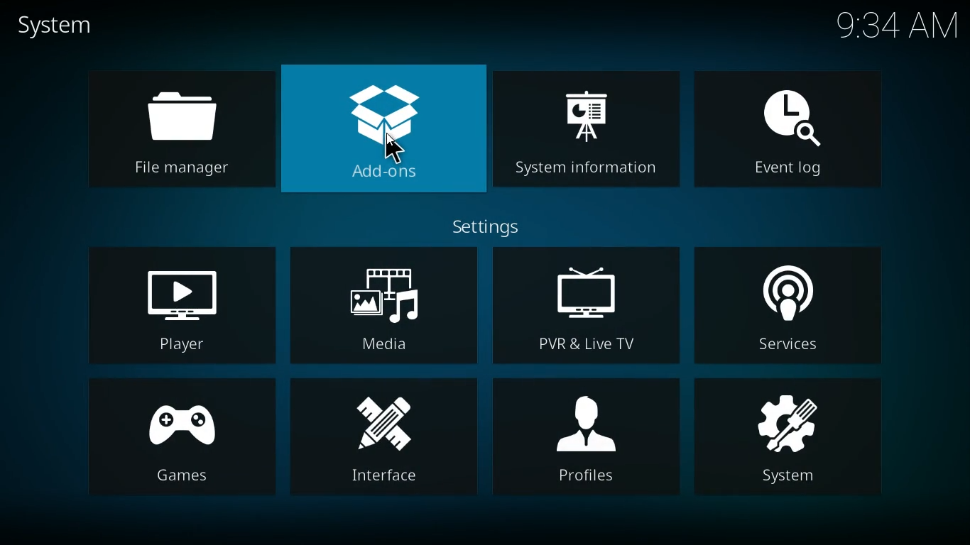 The height and width of the screenshot is (545, 970). What do you see at coordinates (586, 136) in the screenshot?
I see `system information` at bounding box center [586, 136].